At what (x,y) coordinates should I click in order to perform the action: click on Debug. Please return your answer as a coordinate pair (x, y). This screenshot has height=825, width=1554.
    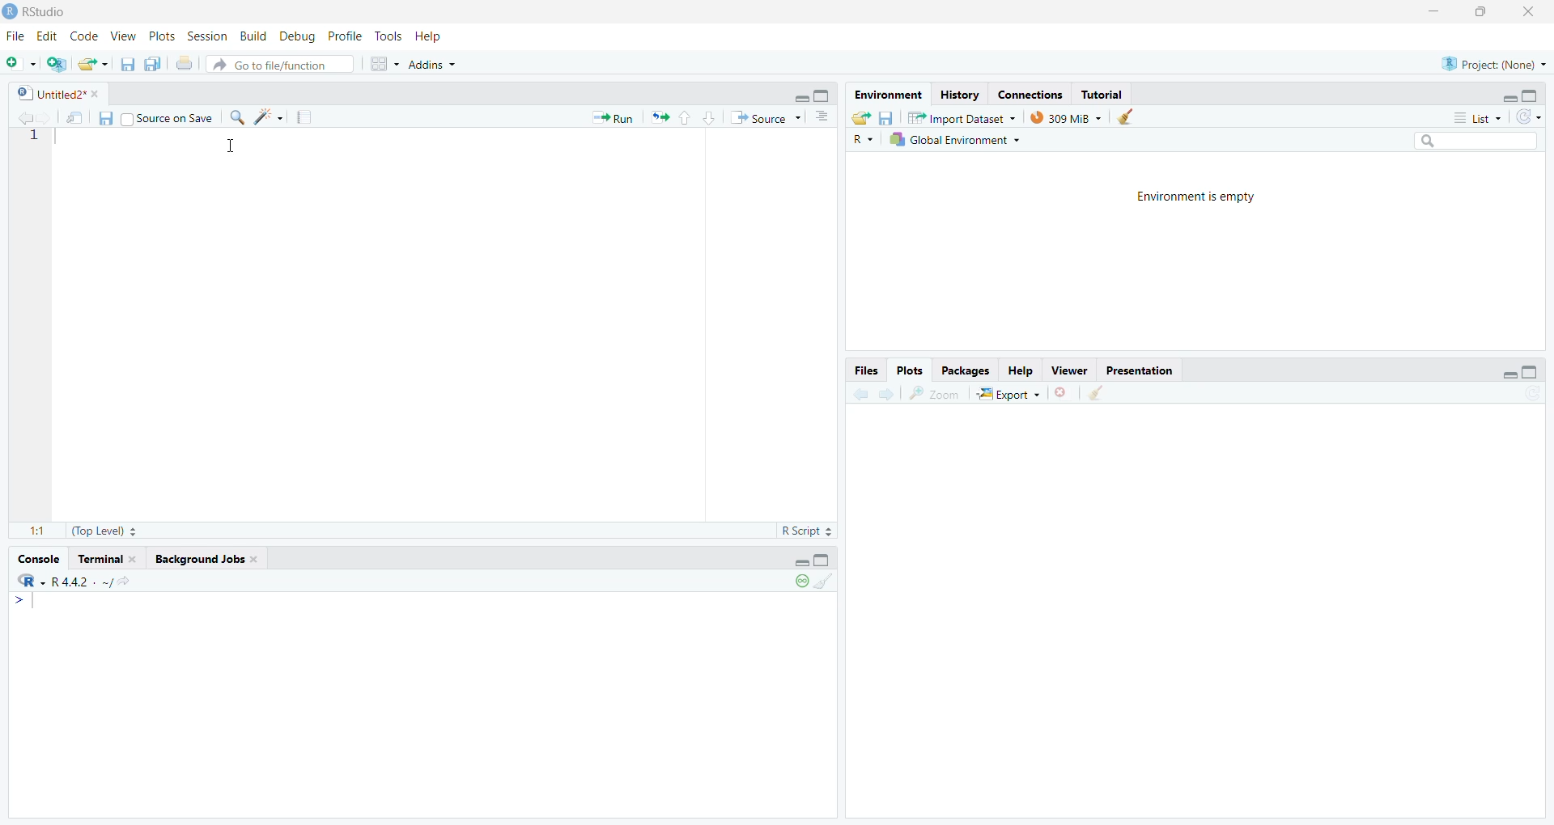
    Looking at the image, I should click on (295, 39).